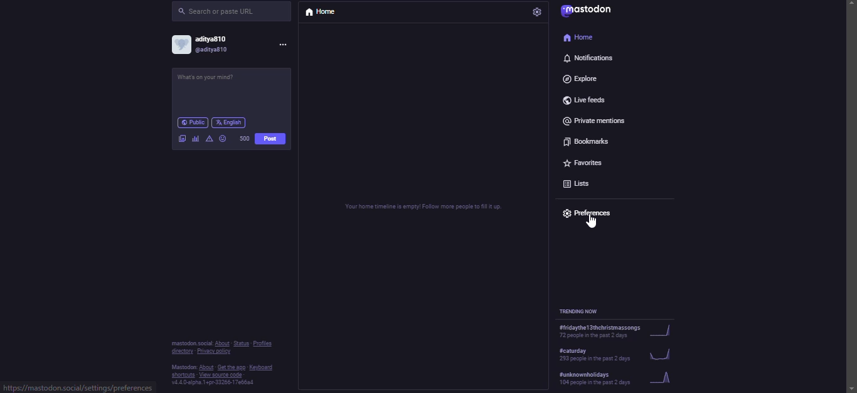 This screenshot has height=393, width=857. What do you see at coordinates (581, 184) in the screenshot?
I see `lists` at bounding box center [581, 184].